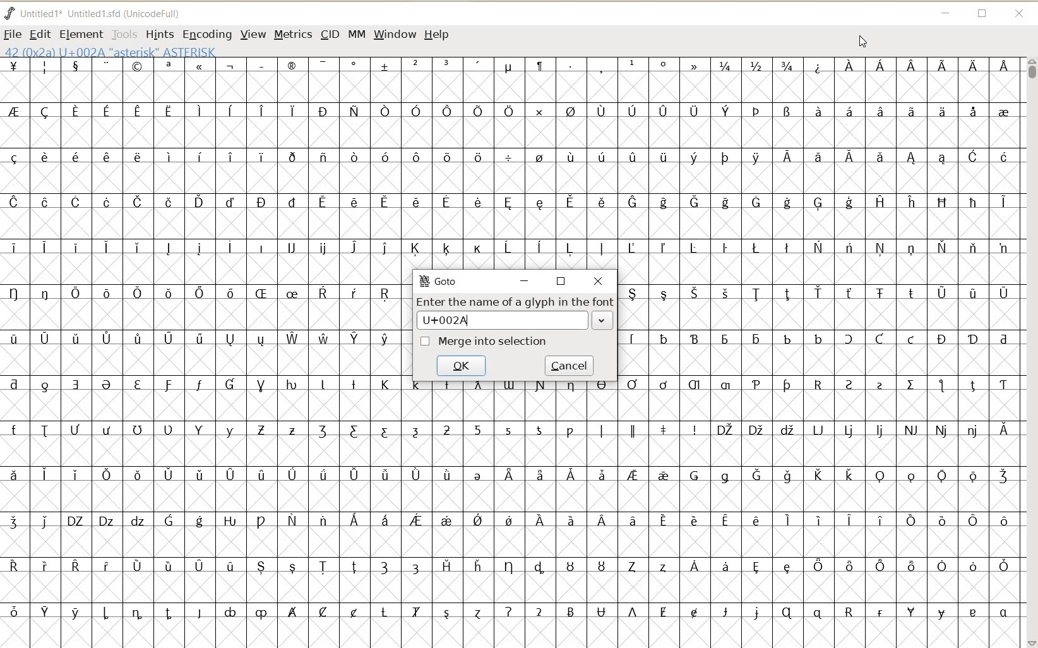 The height and width of the screenshot is (648, 1038). What do you see at coordinates (328, 34) in the screenshot?
I see `CID` at bounding box center [328, 34].